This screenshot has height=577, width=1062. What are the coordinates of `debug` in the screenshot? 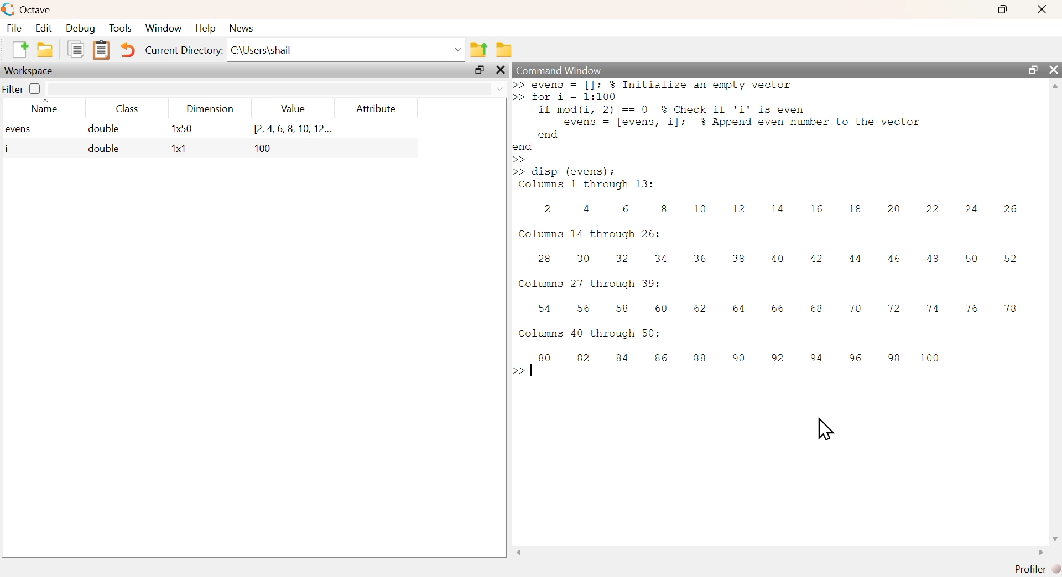 It's located at (82, 28).